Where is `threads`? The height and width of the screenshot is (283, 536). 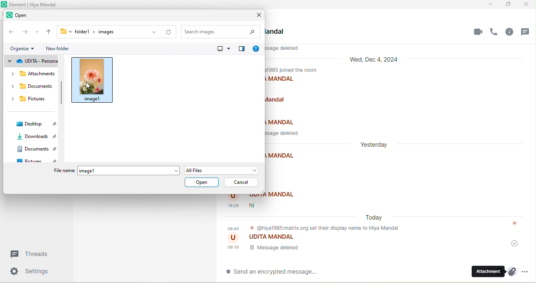 threads is located at coordinates (527, 33).